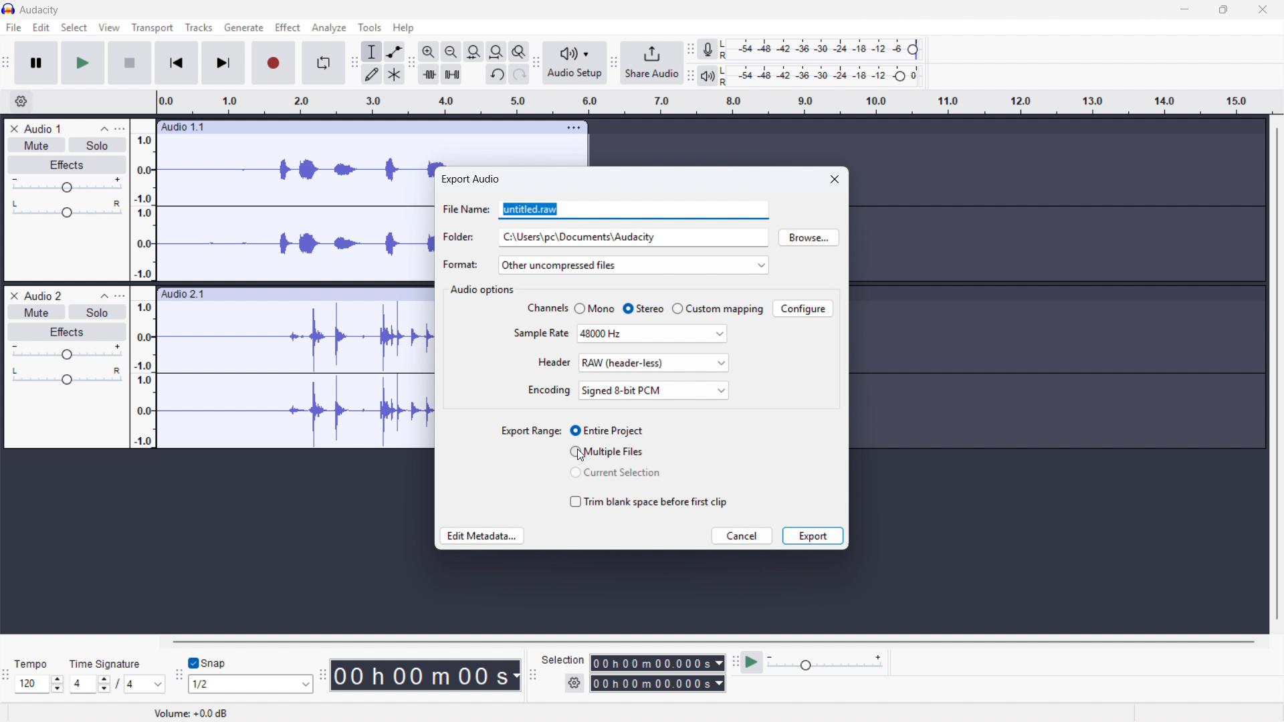 This screenshot has height=722, width=1284. What do you see at coordinates (153, 27) in the screenshot?
I see `Transport ` at bounding box center [153, 27].